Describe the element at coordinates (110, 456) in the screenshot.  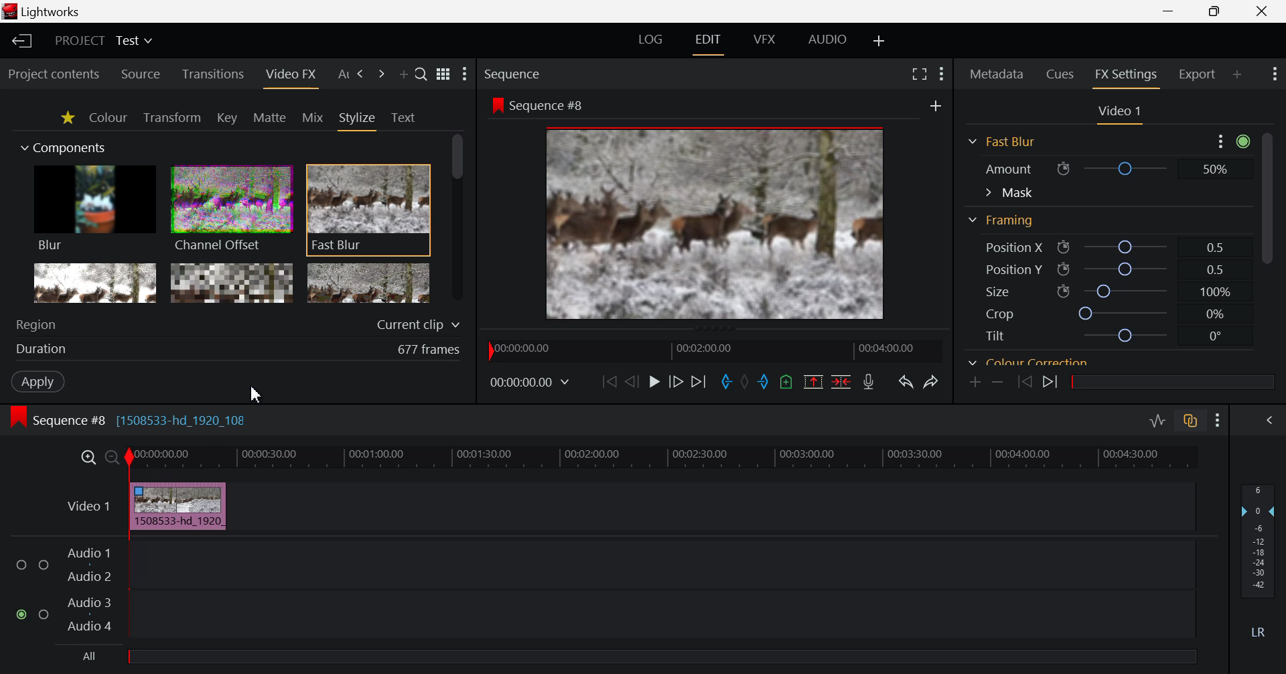
I see `Timeline Zoom Out` at that location.